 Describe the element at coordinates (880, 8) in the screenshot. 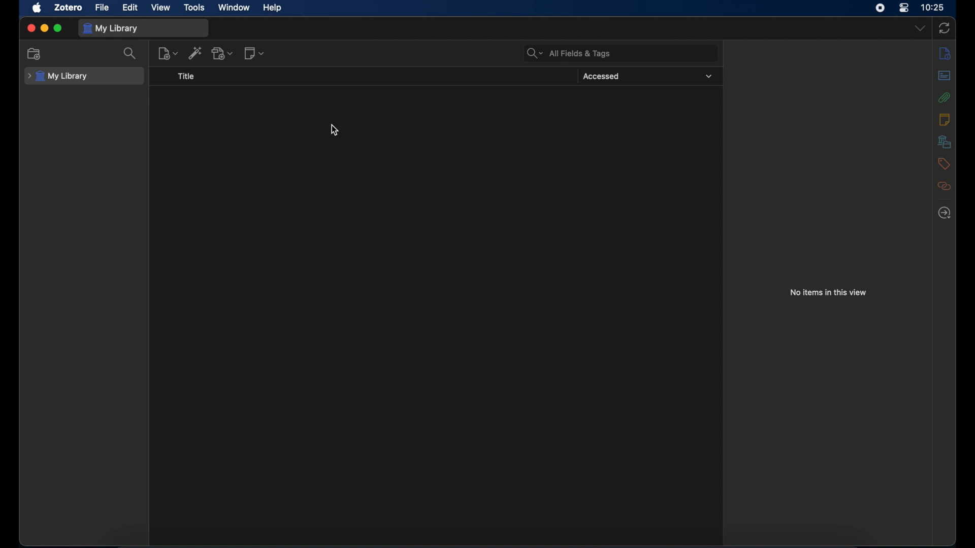

I see `screen recorder` at that location.